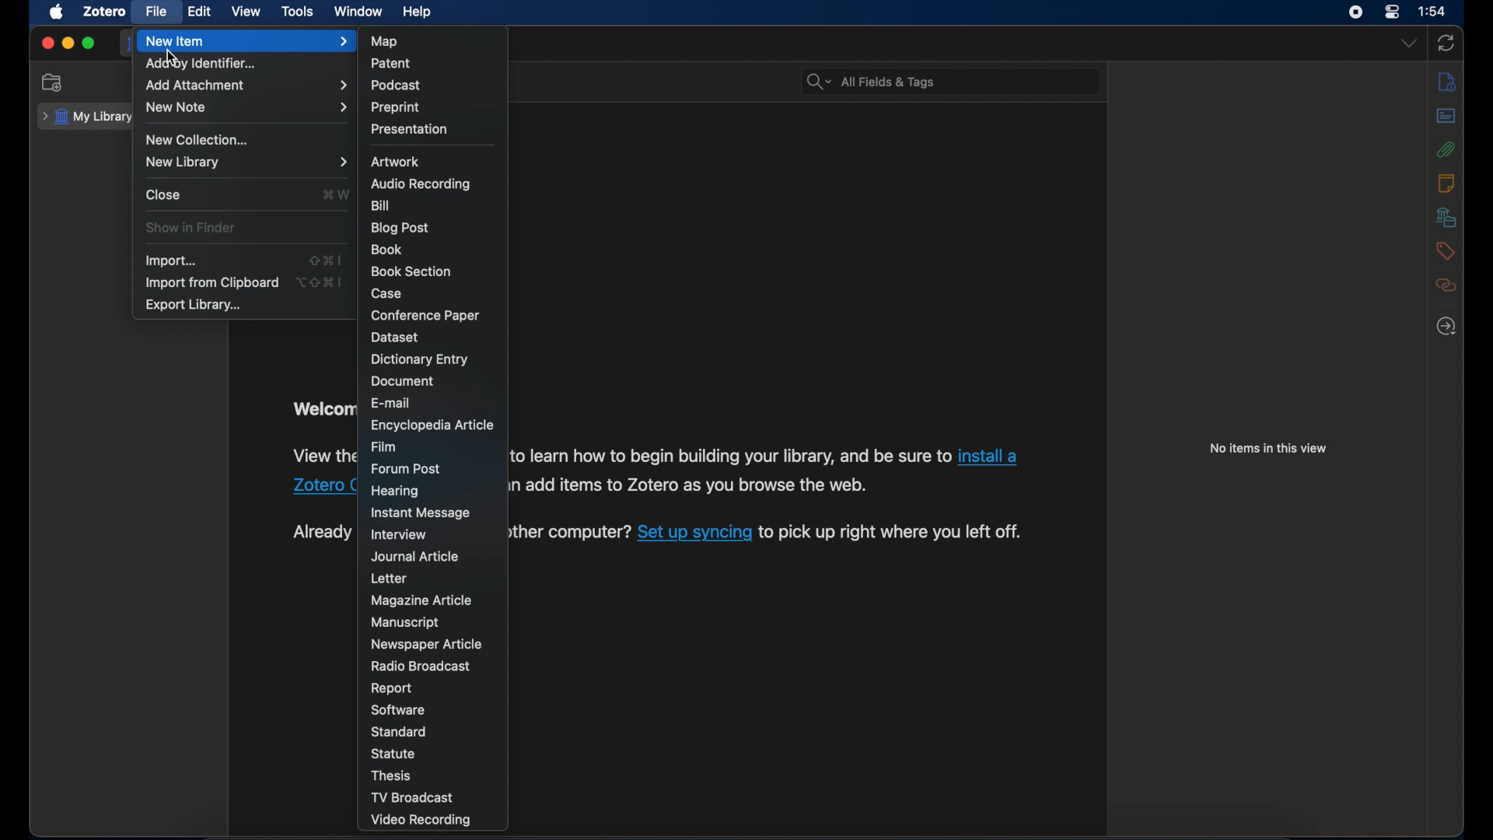  Describe the element at coordinates (393, 753) in the screenshot. I see `statue` at that location.